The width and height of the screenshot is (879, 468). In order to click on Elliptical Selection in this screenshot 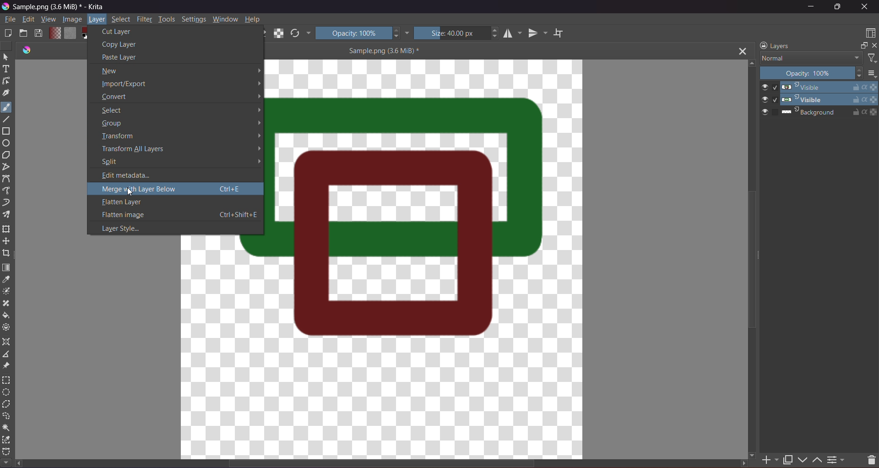, I will do `click(6, 392)`.